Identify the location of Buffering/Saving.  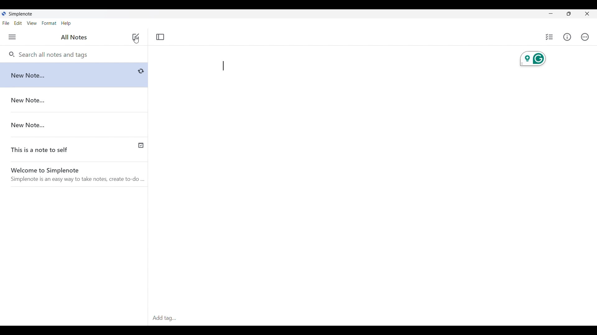
(141, 71).